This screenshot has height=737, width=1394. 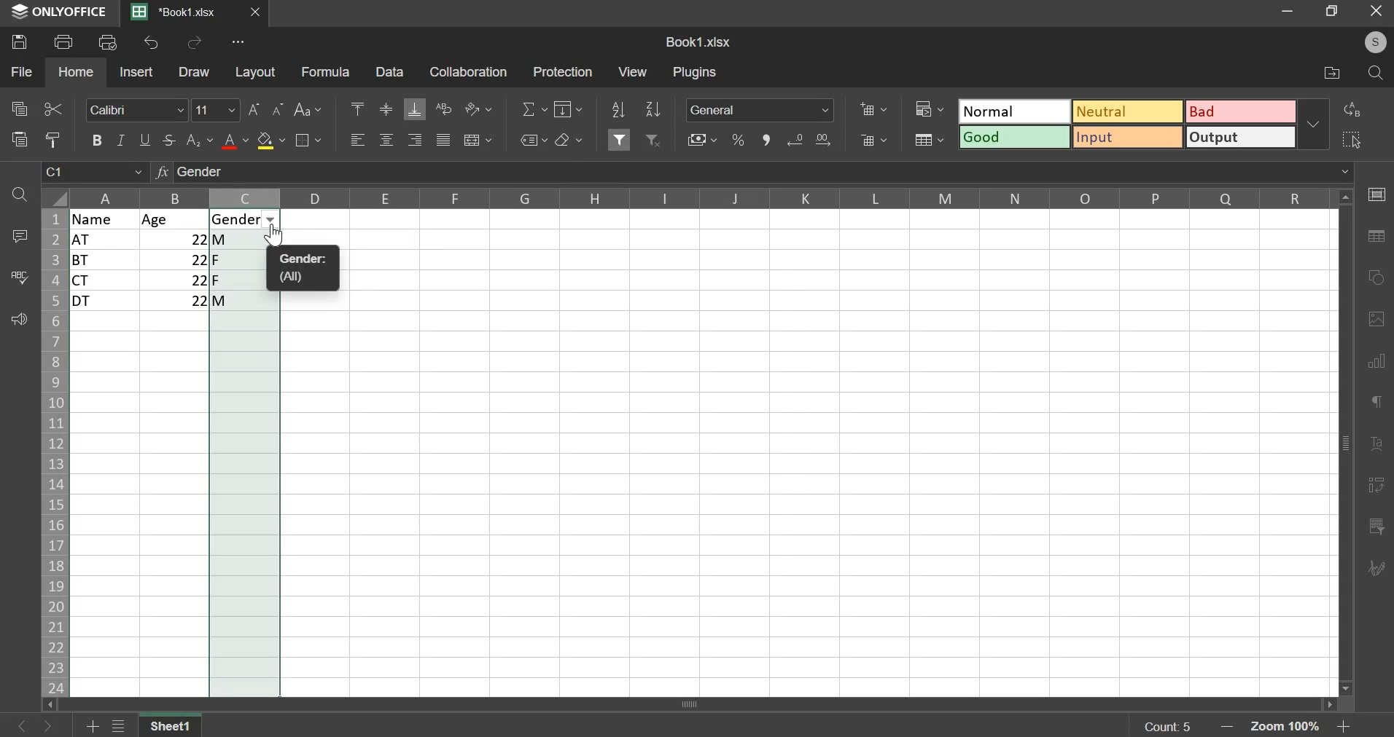 I want to click on zoom in, so click(x=1341, y=728).